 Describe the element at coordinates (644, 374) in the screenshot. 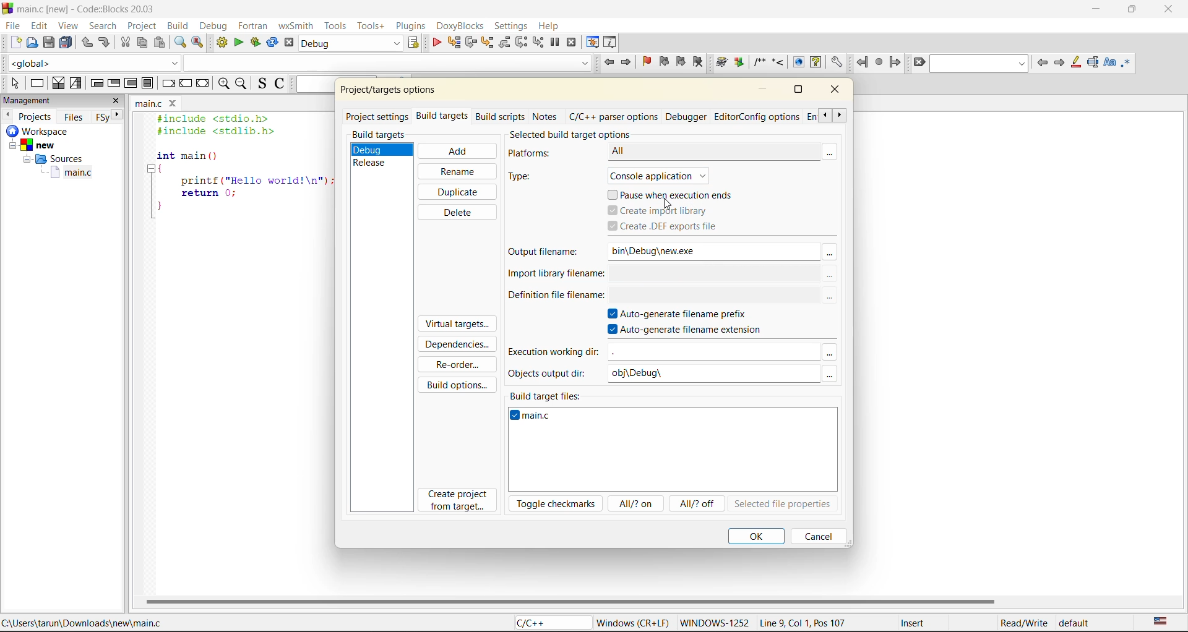

I see `obj\Debug\` at that location.